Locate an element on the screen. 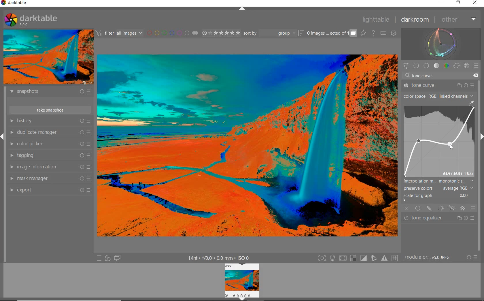 The width and height of the screenshot is (484, 301). RESET OR PRESETS & PREFERENCES is located at coordinates (472, 258).